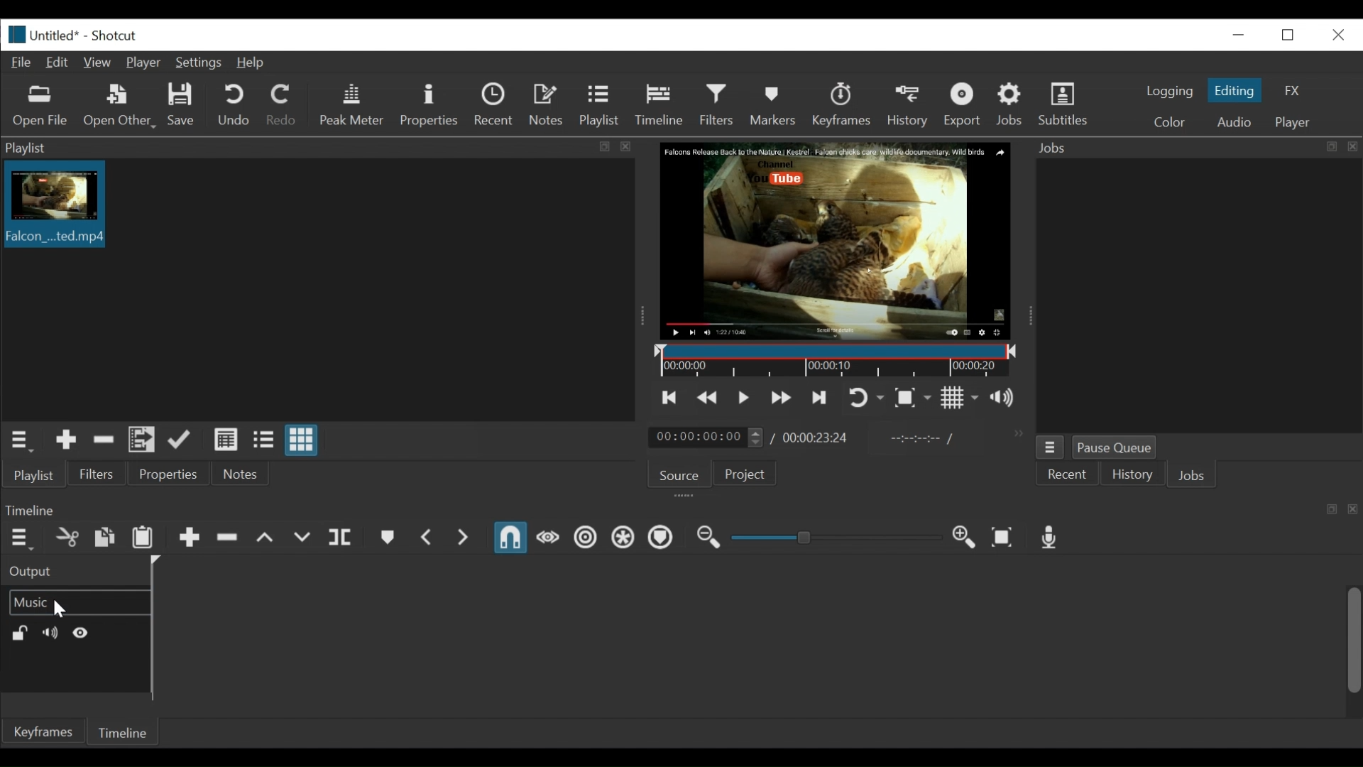 Image resolution: width=1363 pixels, height=767 pixels. I want to click on Play quickly backward, so click(708, 398).